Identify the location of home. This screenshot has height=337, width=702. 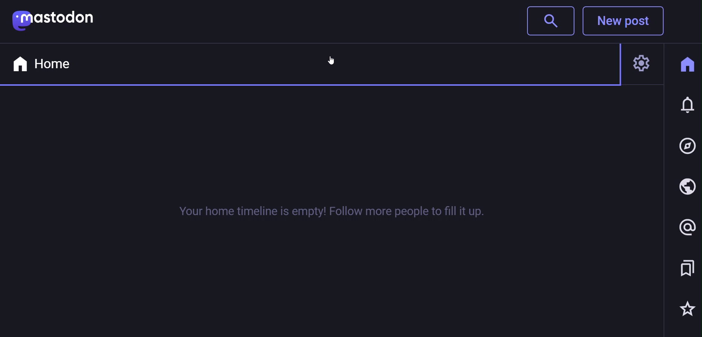
(42, 63).